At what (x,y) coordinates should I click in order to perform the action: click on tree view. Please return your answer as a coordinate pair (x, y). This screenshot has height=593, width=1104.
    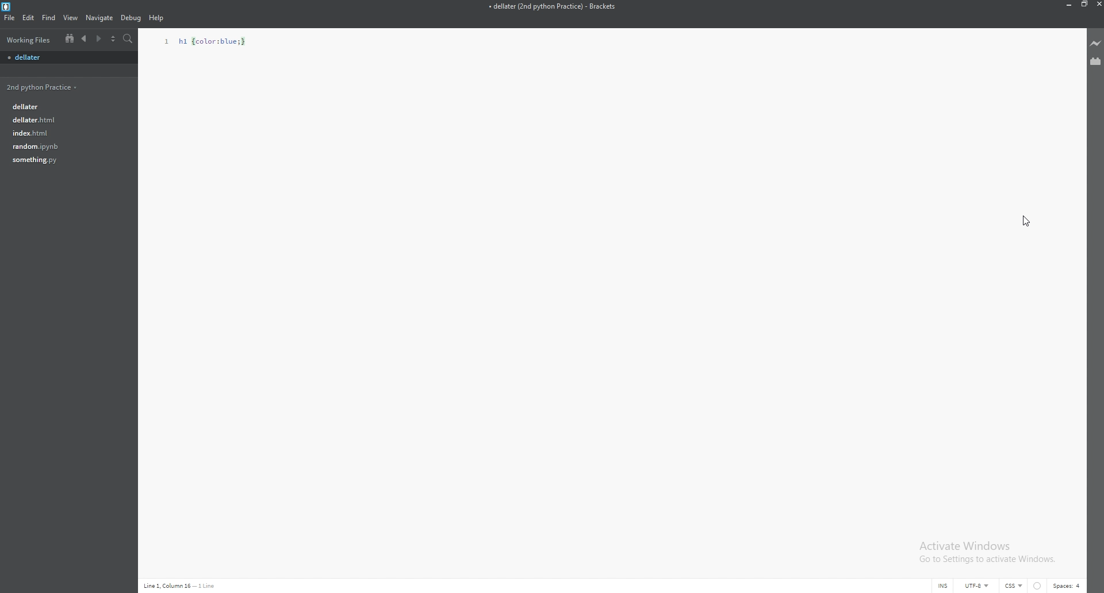
    Looking at the image, I should click on (70, 38).